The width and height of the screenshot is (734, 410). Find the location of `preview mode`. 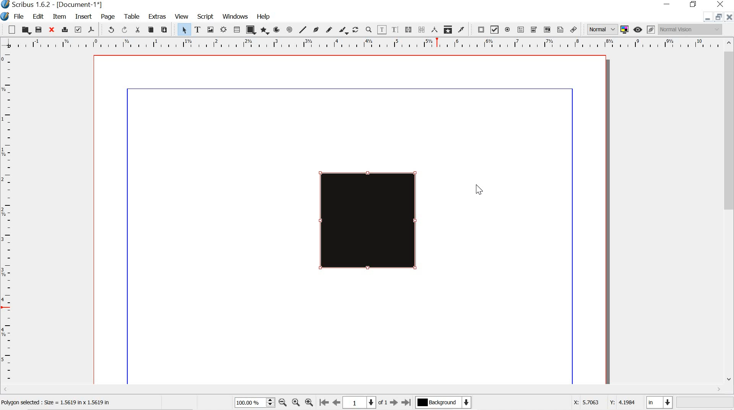

preview mode is located at coordinates (638, 30).